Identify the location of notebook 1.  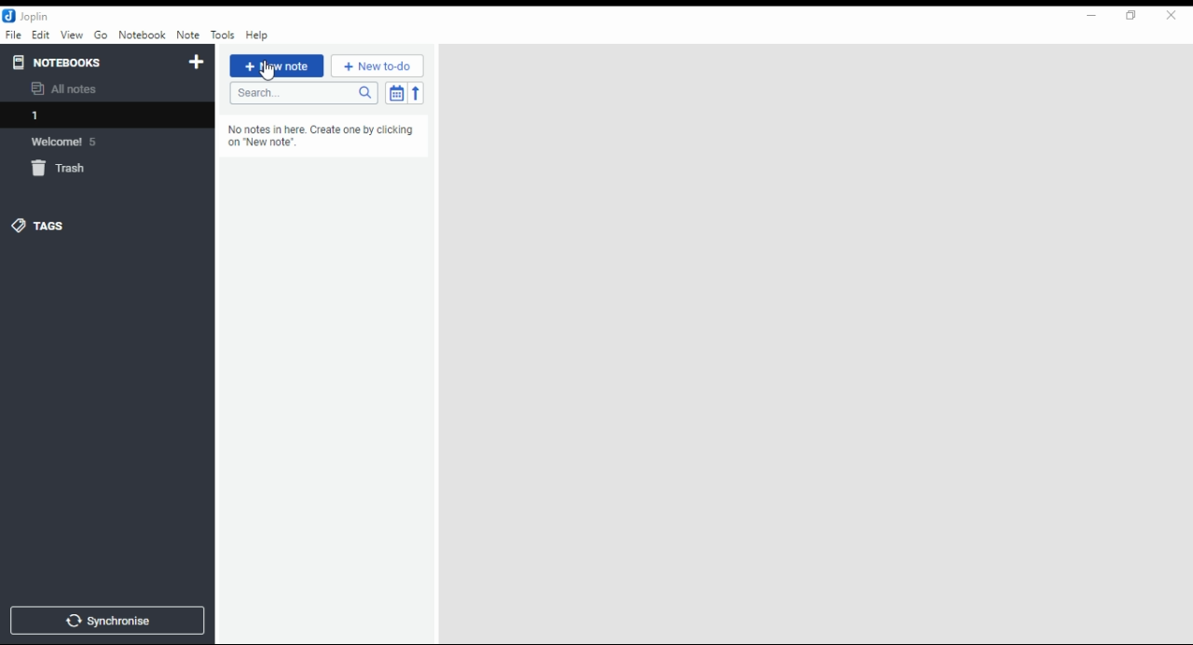
(78, 115).